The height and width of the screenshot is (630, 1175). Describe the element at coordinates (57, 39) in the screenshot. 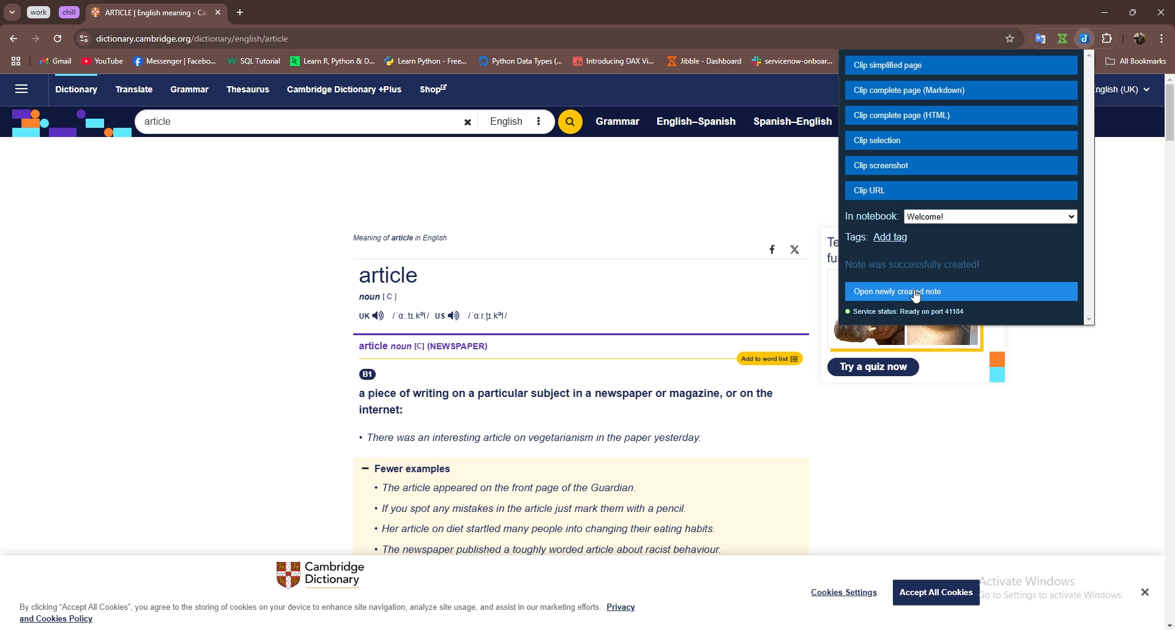

I see `refresh` at that location.